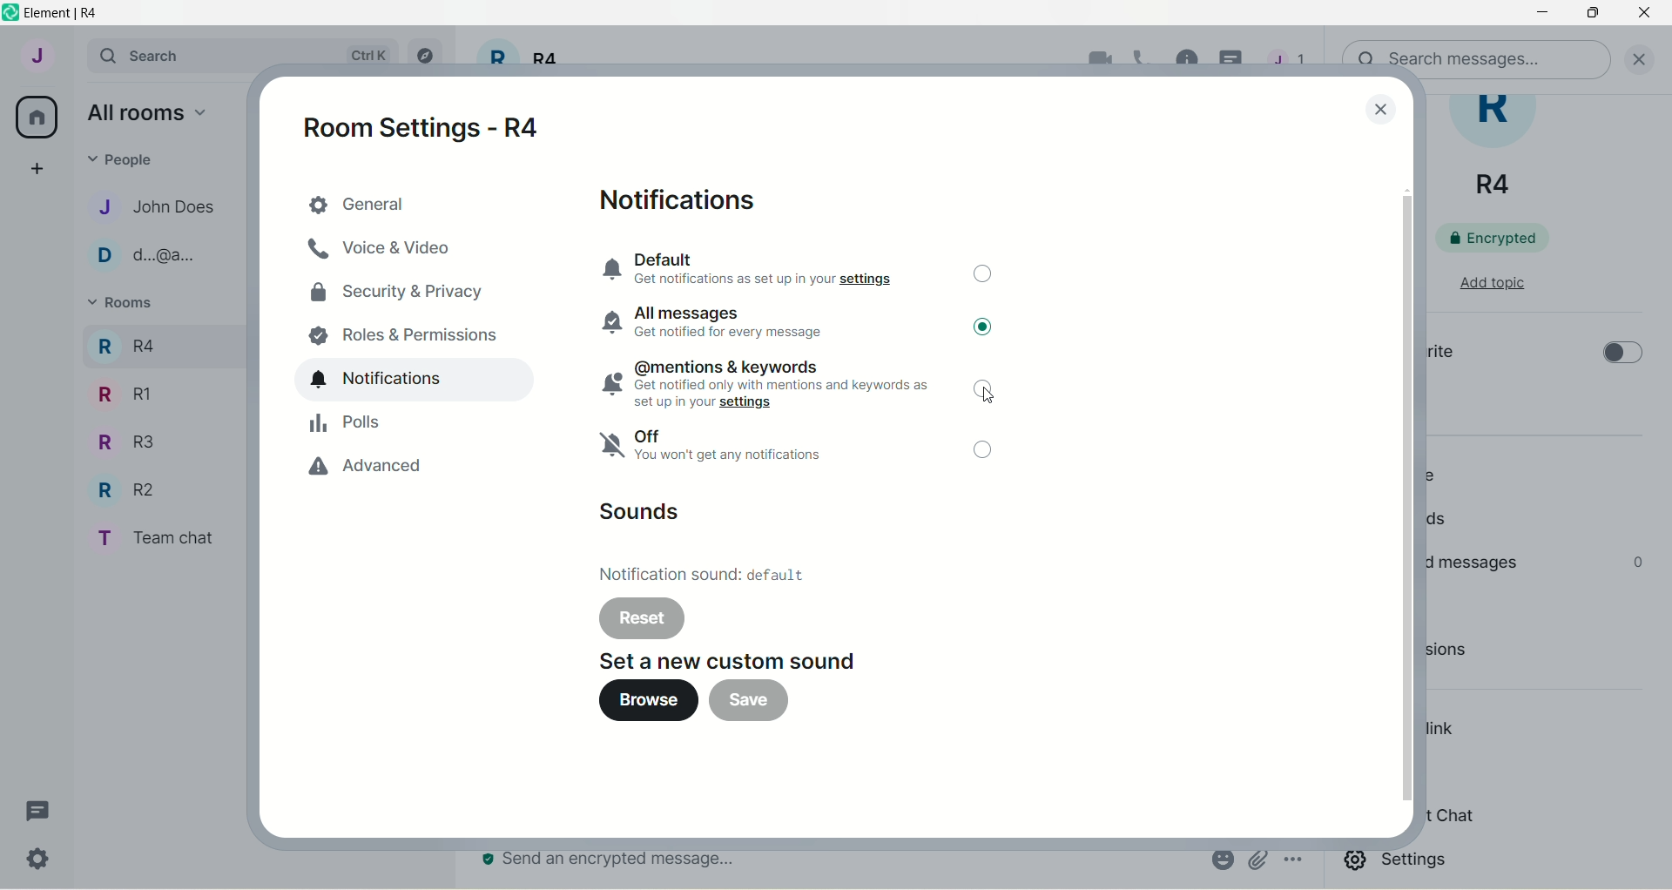 Image resolution: width=1672 pixels, height=890 pixels. What do you see at coordinates (1619, 359) in the screenshot?
I see `toggle button` at bounding box center [1619, 359].